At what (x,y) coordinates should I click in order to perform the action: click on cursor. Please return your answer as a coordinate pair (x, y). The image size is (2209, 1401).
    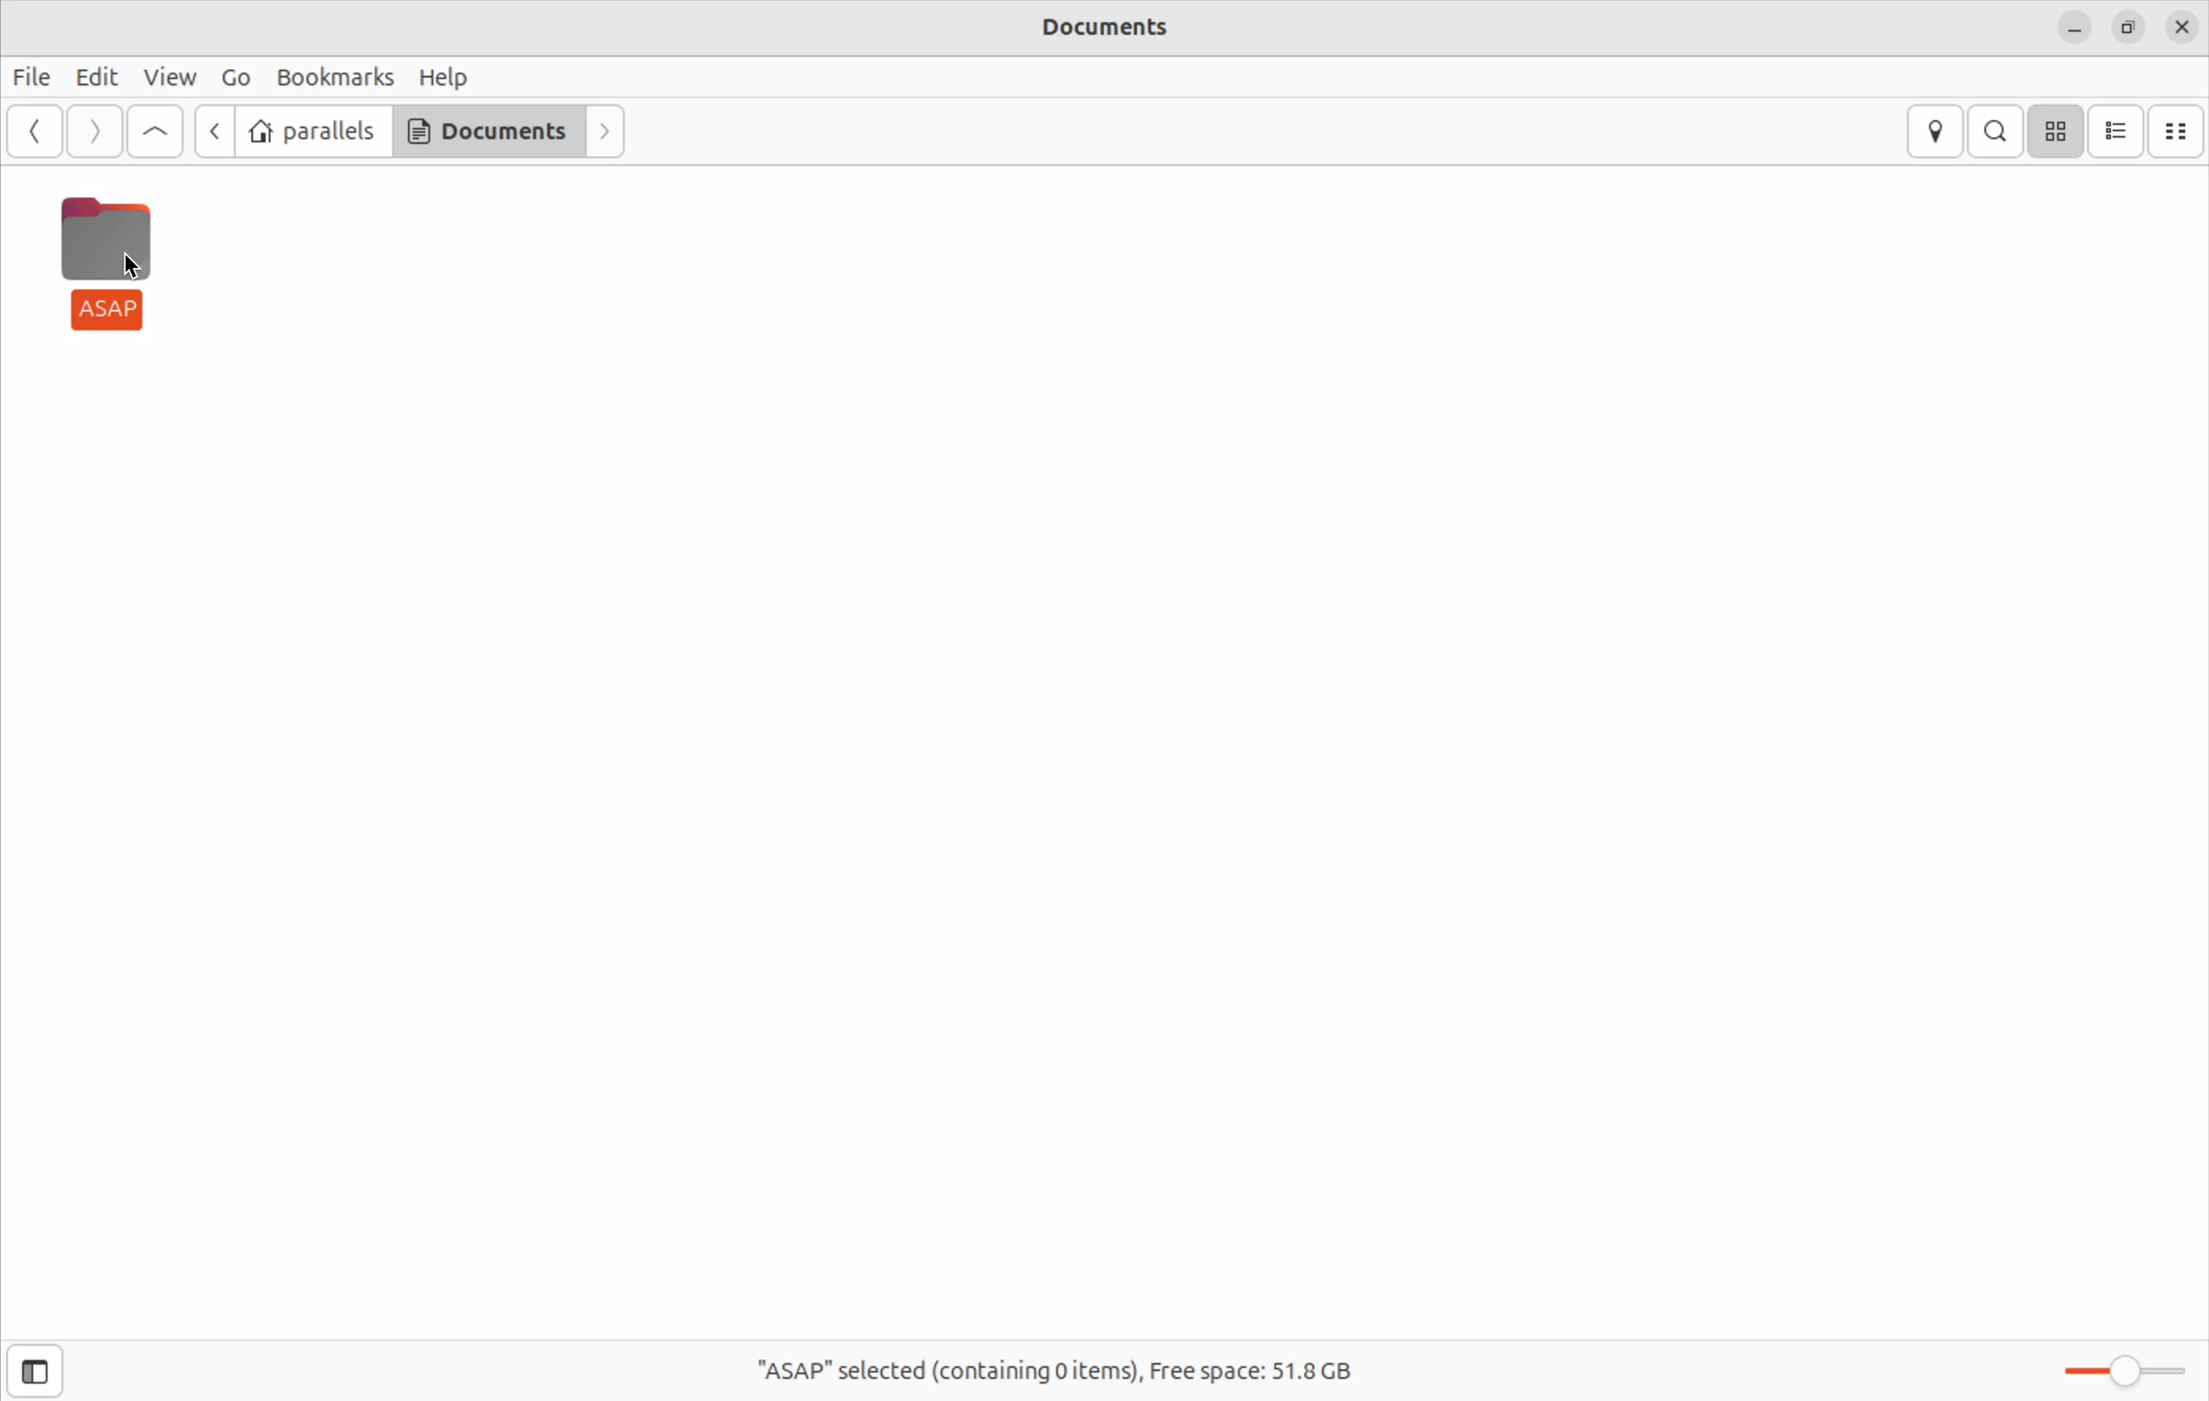
    Looking at the image, I should click on (136, 264).